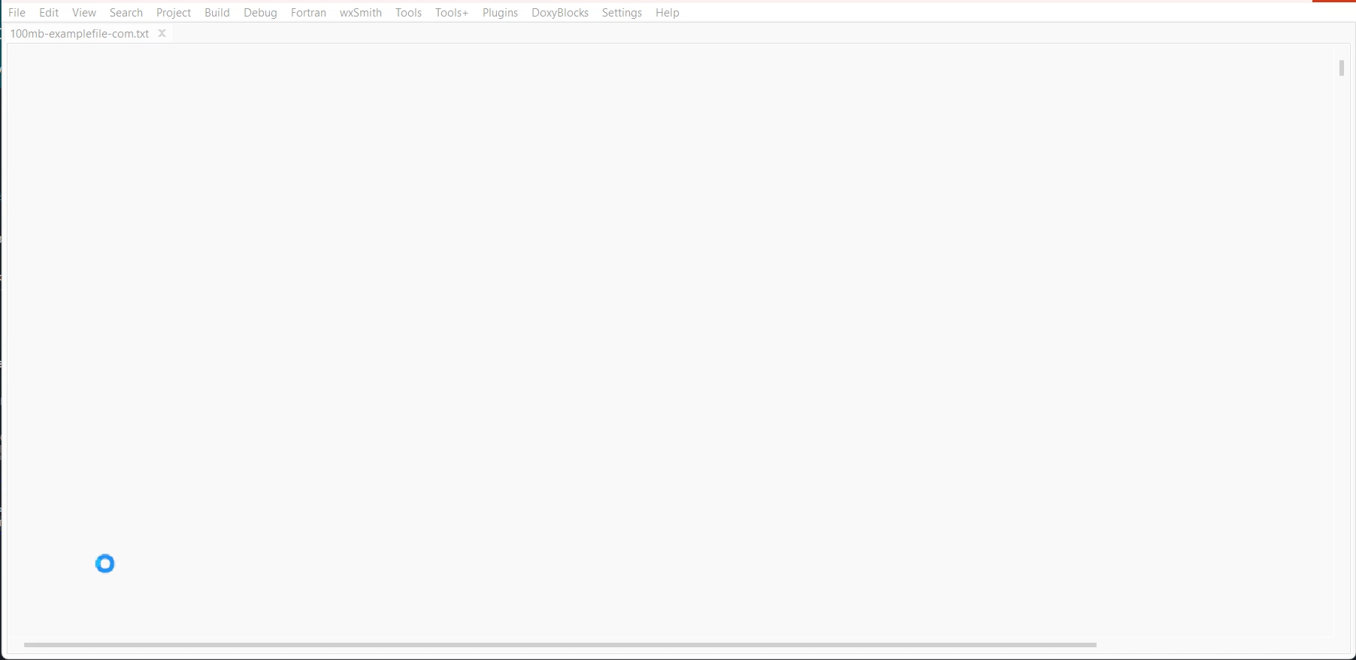  What do you see at coordinates (106, 566) in the screenshot?
I see `Cursor` at bounding box center [106, 566].